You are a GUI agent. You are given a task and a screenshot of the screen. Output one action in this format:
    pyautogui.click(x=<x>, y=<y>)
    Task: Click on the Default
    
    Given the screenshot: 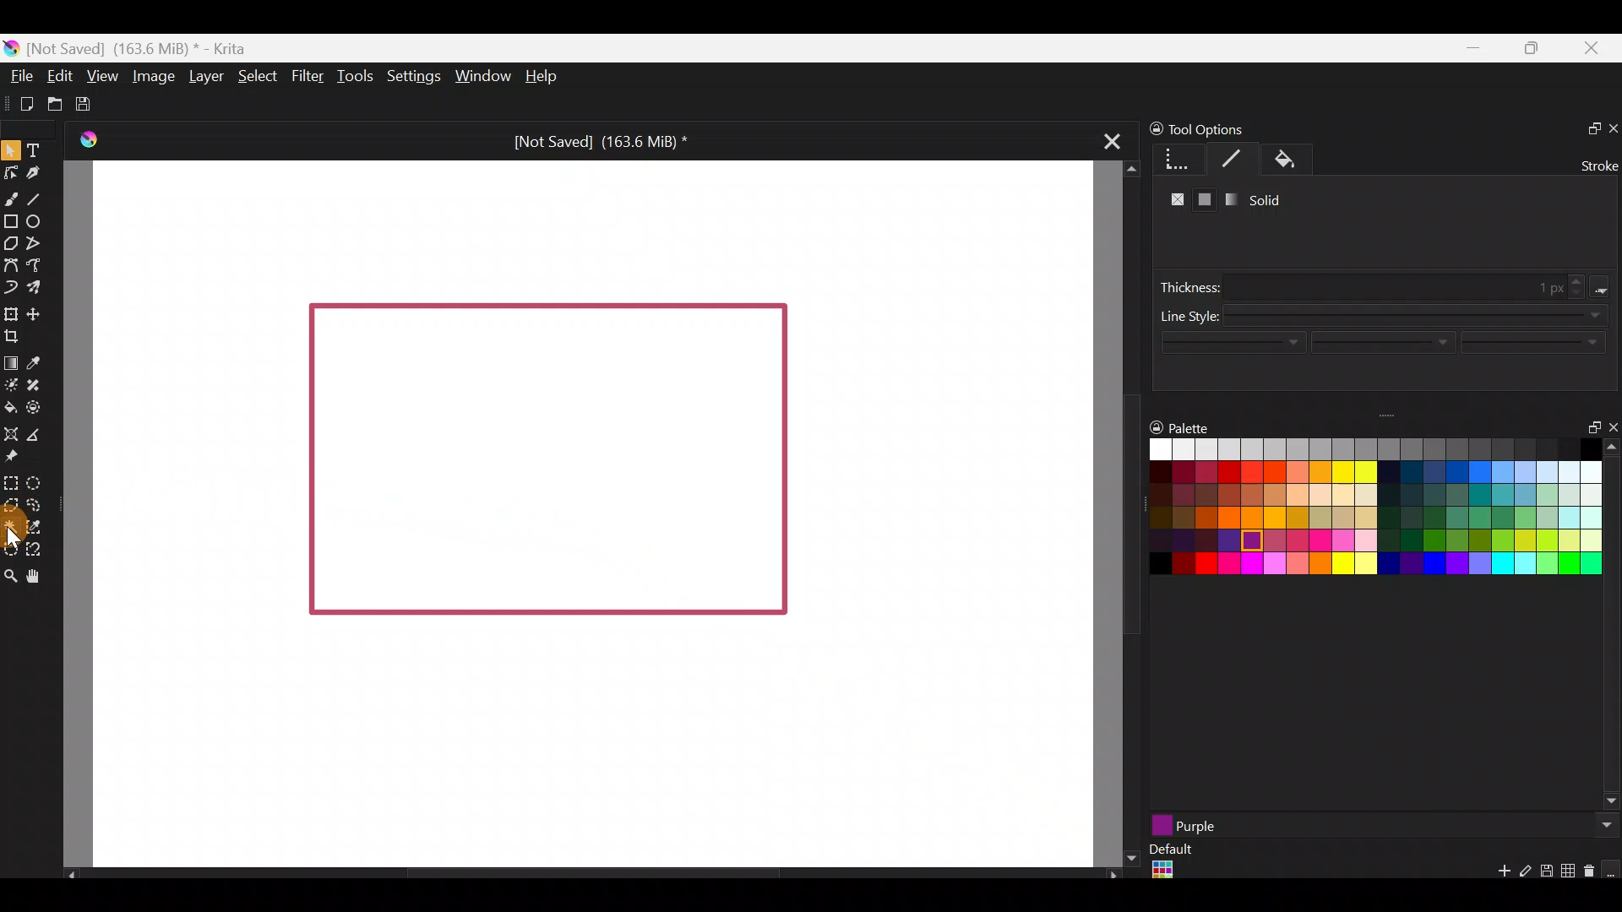 What is the action you would take?
    pyautogui.click(x=1169, y=863)
    